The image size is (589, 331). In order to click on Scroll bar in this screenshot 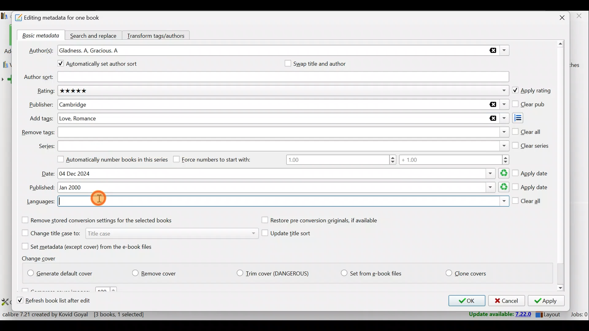, I will do `click(561, 167)`.